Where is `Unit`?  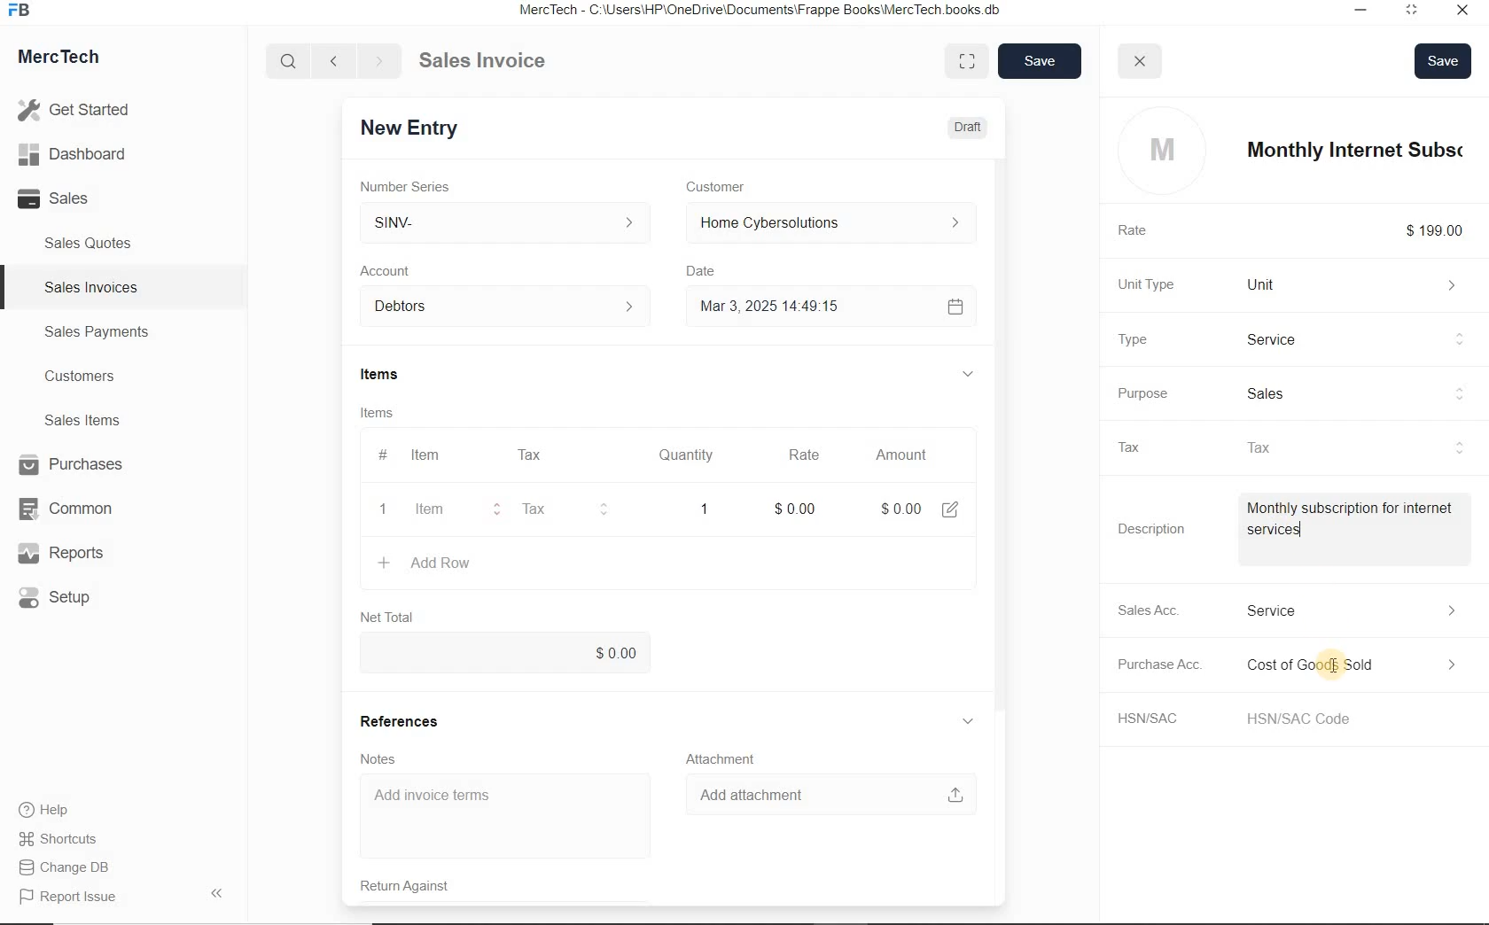
Unit is located at coordinates (1343, 284).